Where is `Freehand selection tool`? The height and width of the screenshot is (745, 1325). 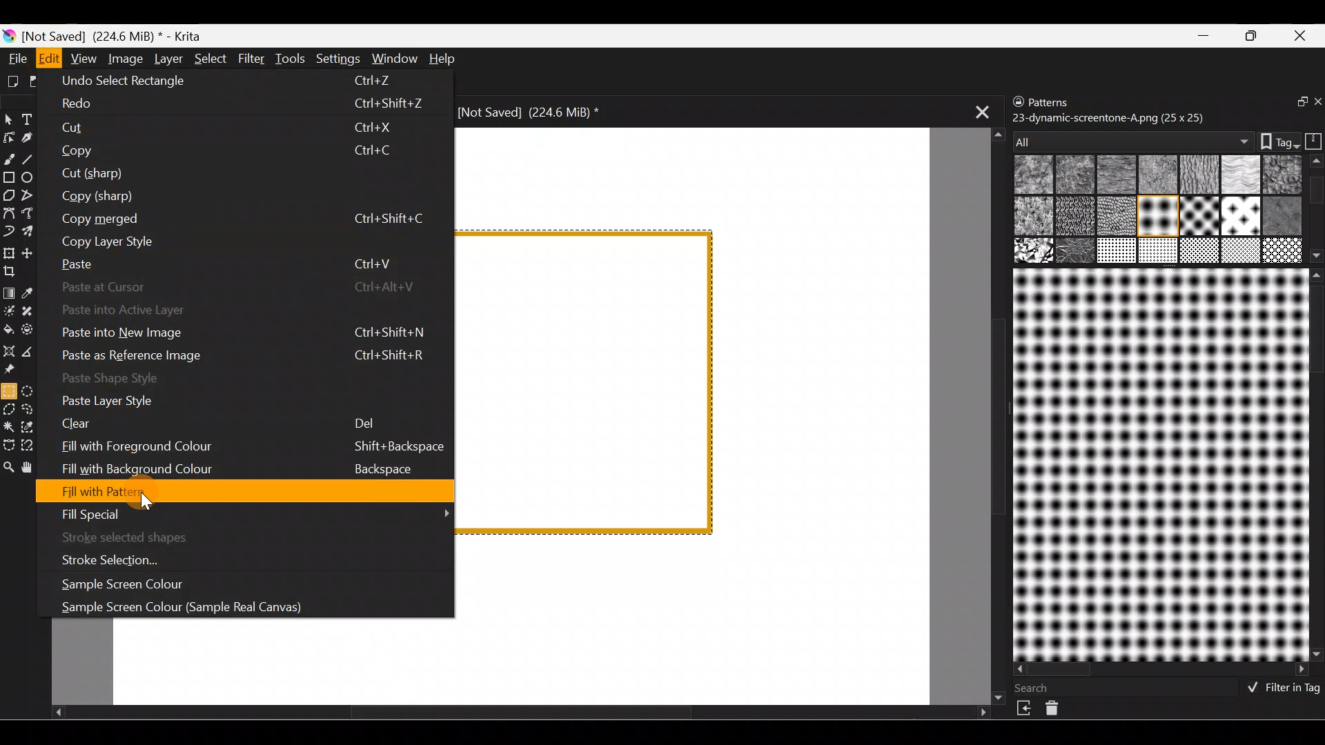 Freehand selection tool is located at coordinates (32, 410).